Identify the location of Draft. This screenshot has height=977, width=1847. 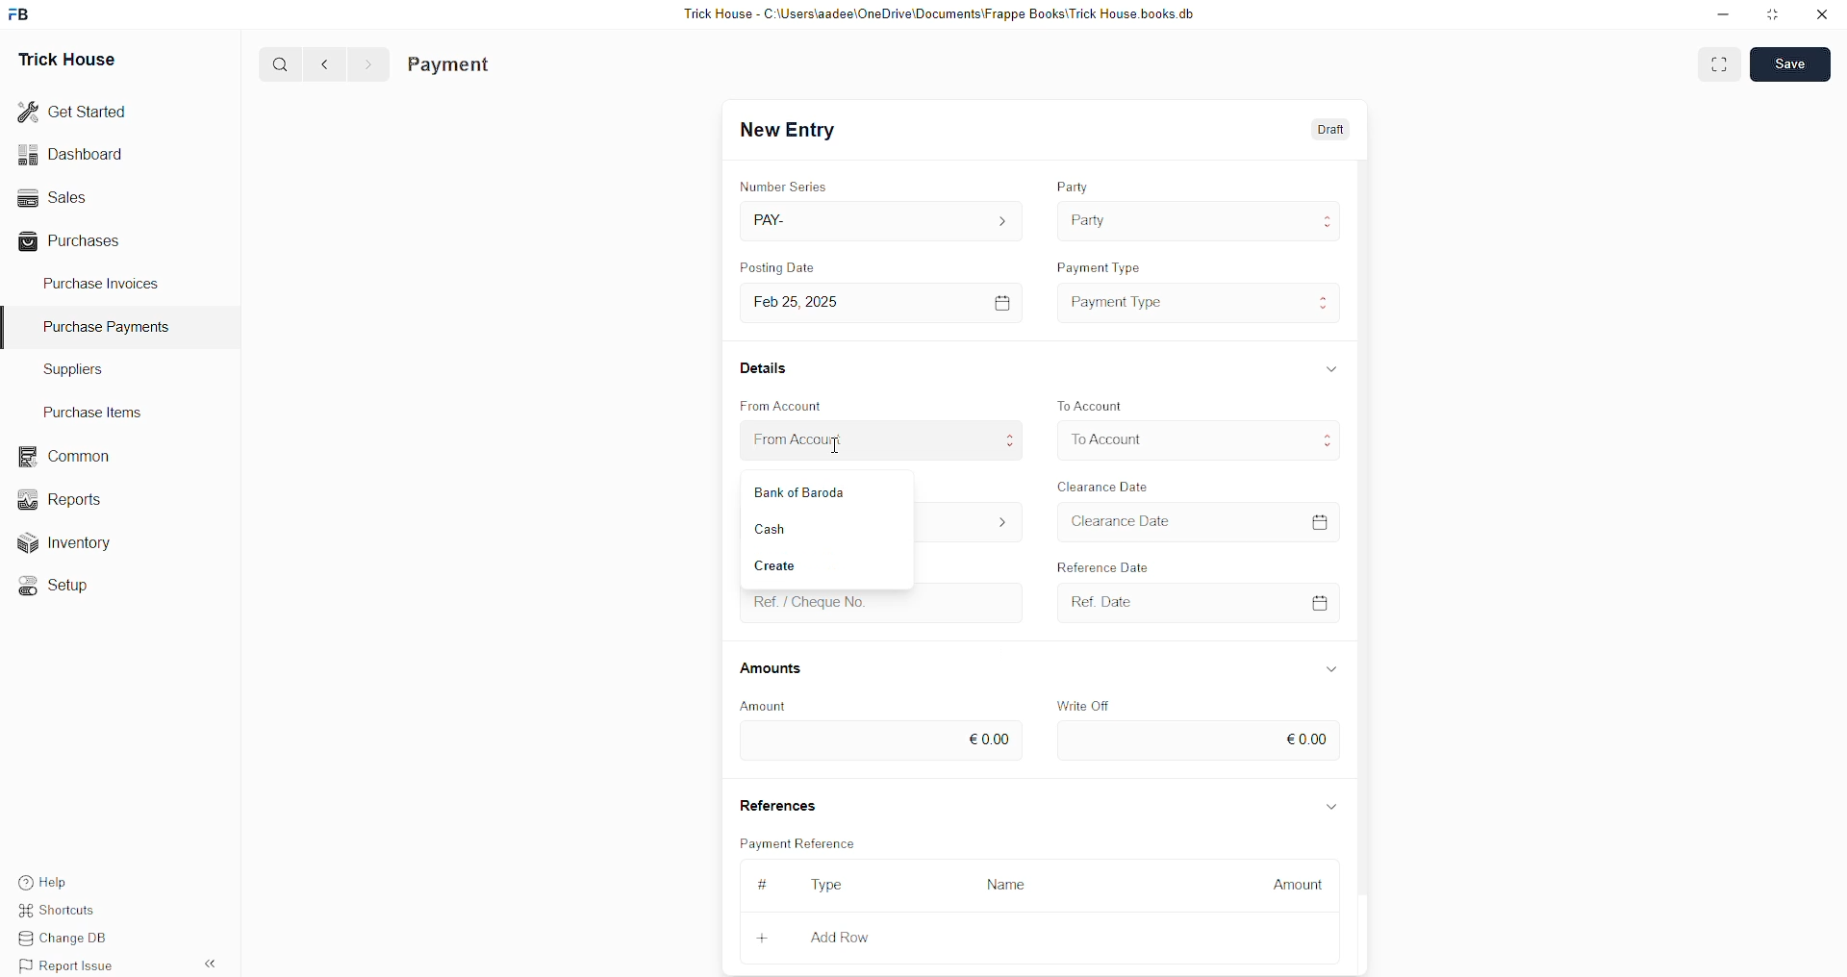
(1332, 131).